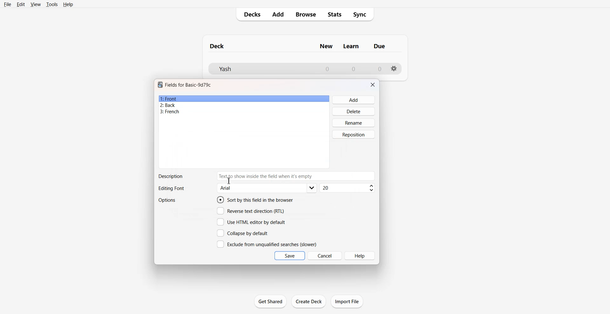 This screenshot has width=610, height=314. Describe the element at coordinates (373, 85) in the screenshot. I see `Close` at that location.